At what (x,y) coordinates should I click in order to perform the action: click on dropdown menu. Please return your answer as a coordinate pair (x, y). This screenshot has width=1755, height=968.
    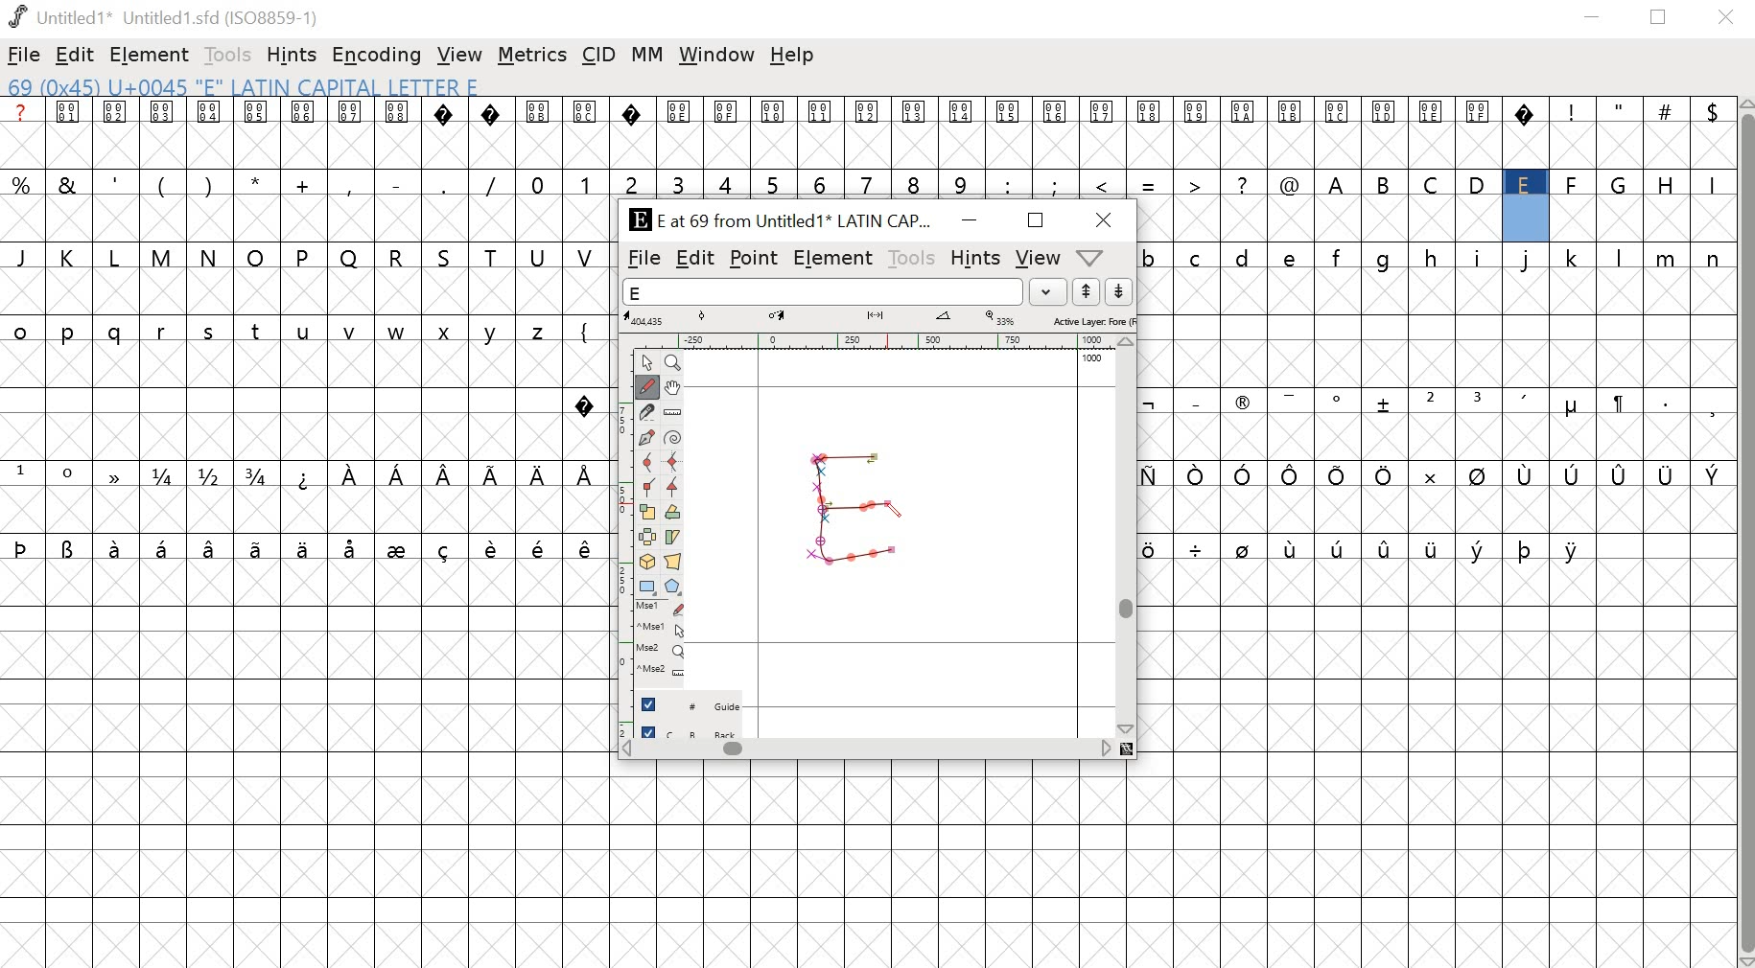
    Looking at the image, I should click on (1098, 257).